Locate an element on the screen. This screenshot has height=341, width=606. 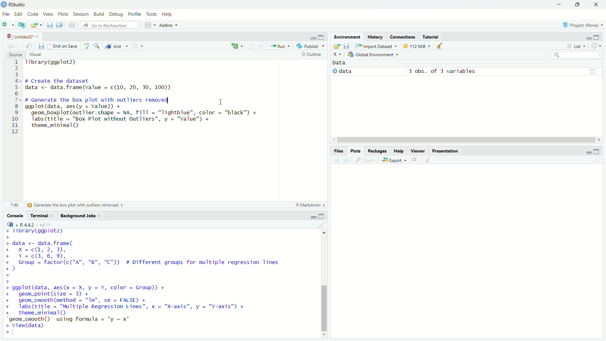
maximise is located at coordinates (597, 152).